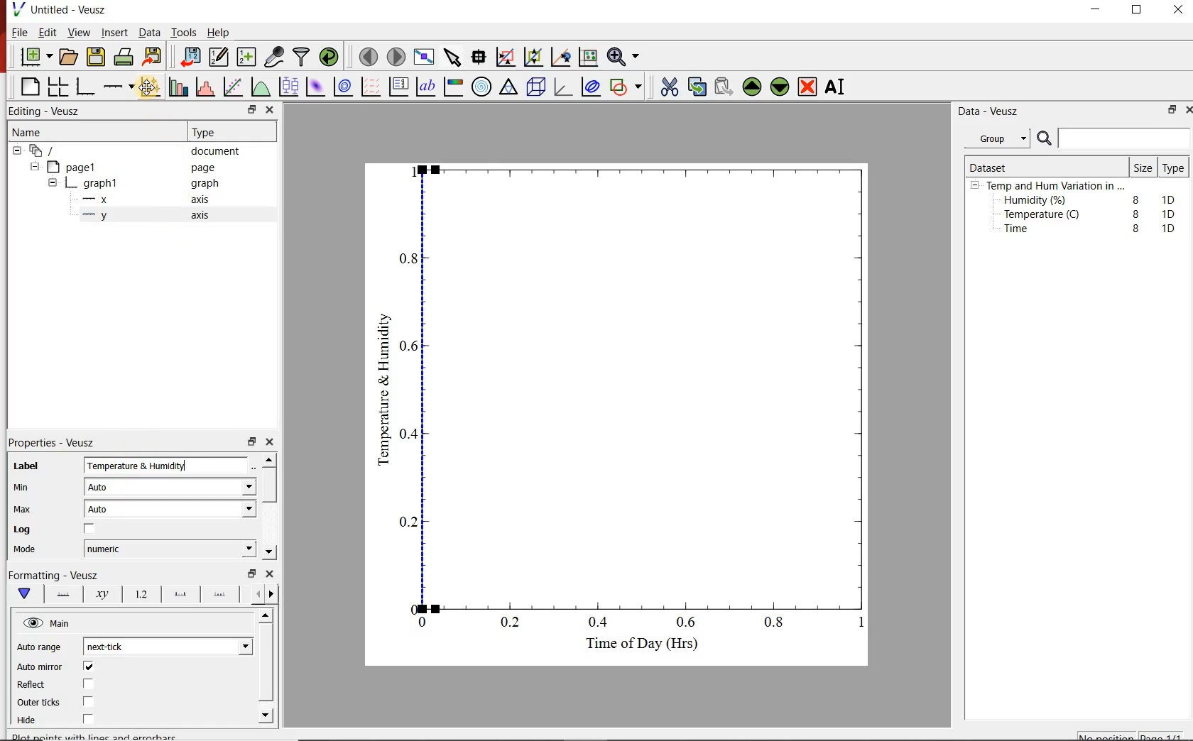  What do you see at coordinates (108, 219) in the screenshot?
I see `y` at bounding box center [108, 219].